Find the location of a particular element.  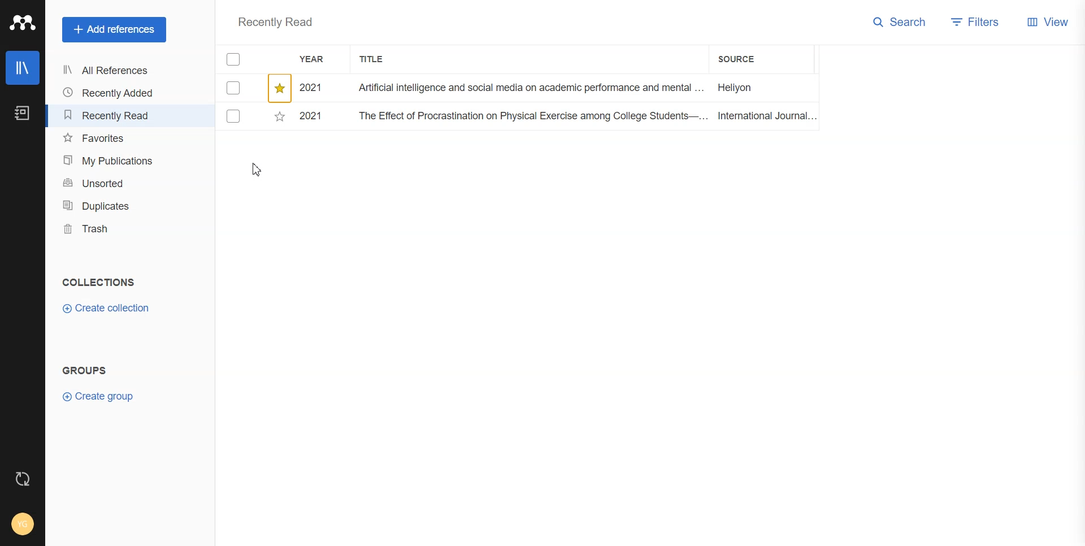

Source is located at coordinates (747, 60).